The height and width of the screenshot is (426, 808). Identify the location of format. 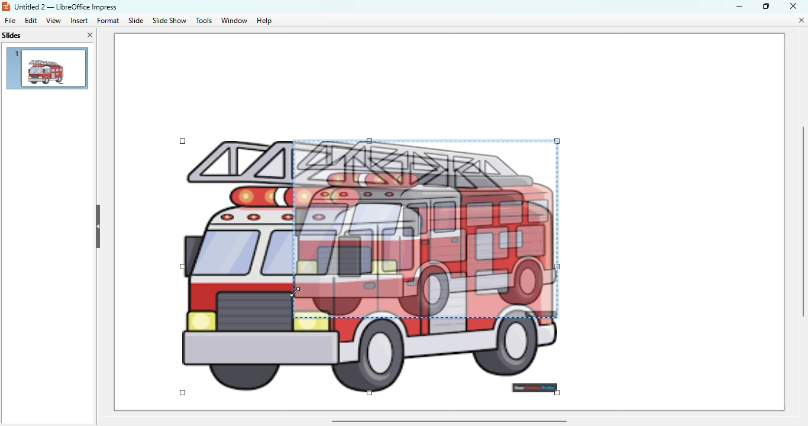
(108, 20).